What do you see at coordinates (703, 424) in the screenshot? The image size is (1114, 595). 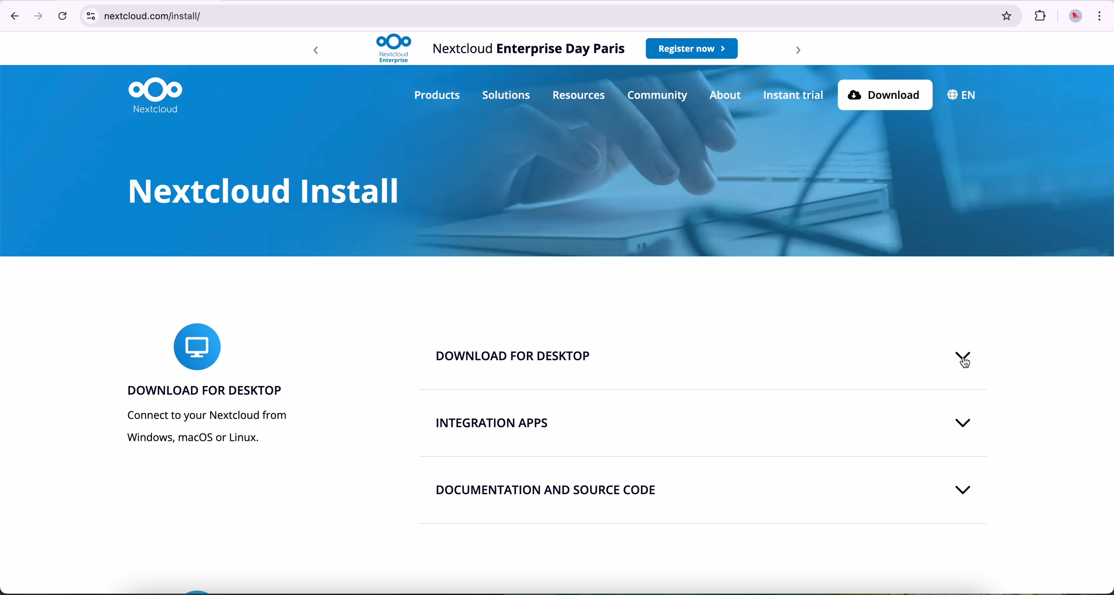 I see `integration apps` at bounding box center [703, 424].